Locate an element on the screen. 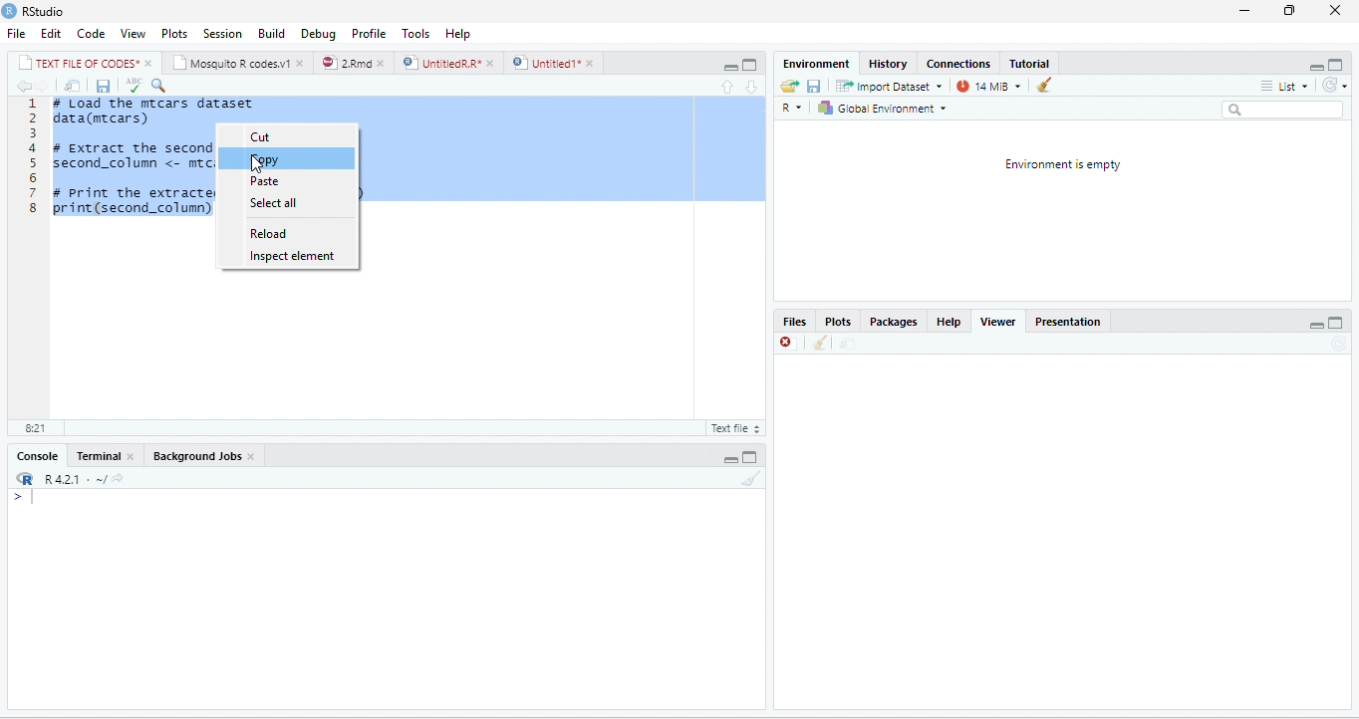 The height and width of the screenshot is (719, 1359). Files is located at coordinates (795, 323).